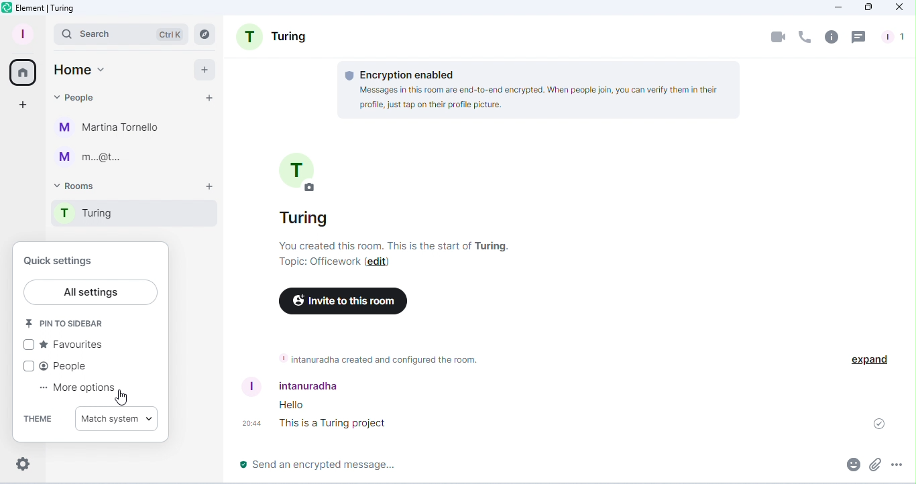  What do you see at coordinates (894, 39) in the screenshot?
I see `People` at bounding box center [894, 39].